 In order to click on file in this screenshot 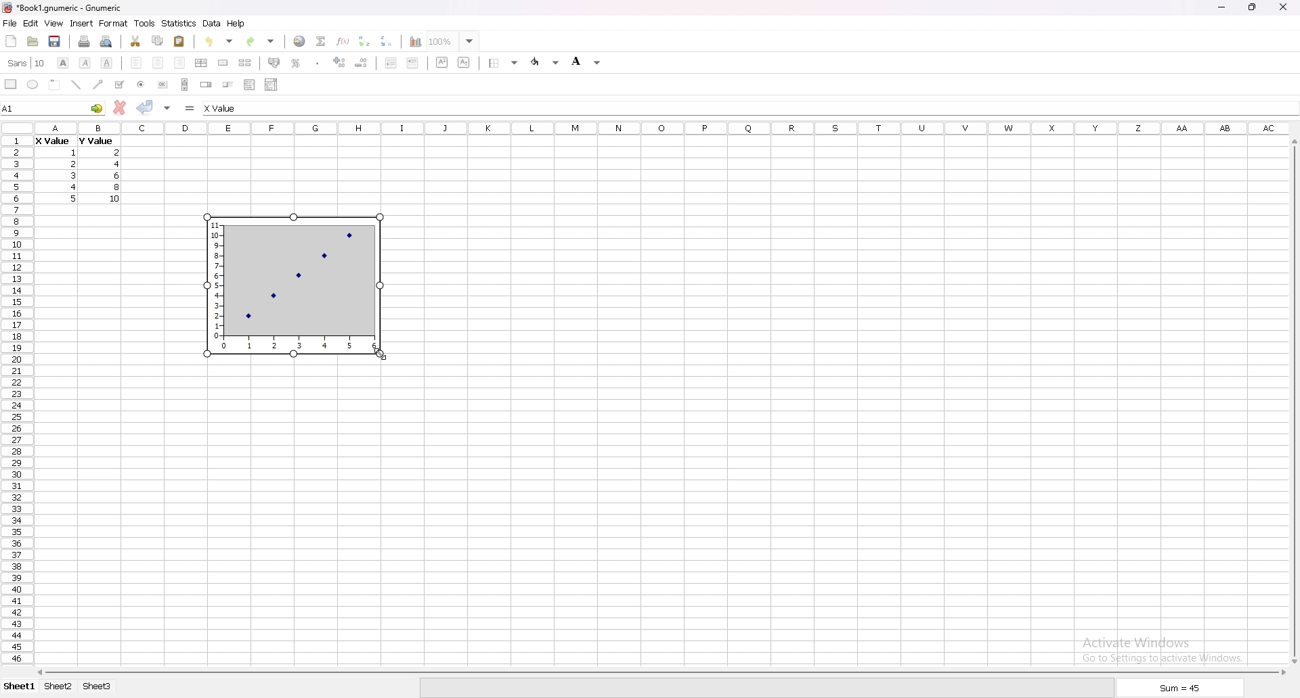, I will do `click(9, 24)`.